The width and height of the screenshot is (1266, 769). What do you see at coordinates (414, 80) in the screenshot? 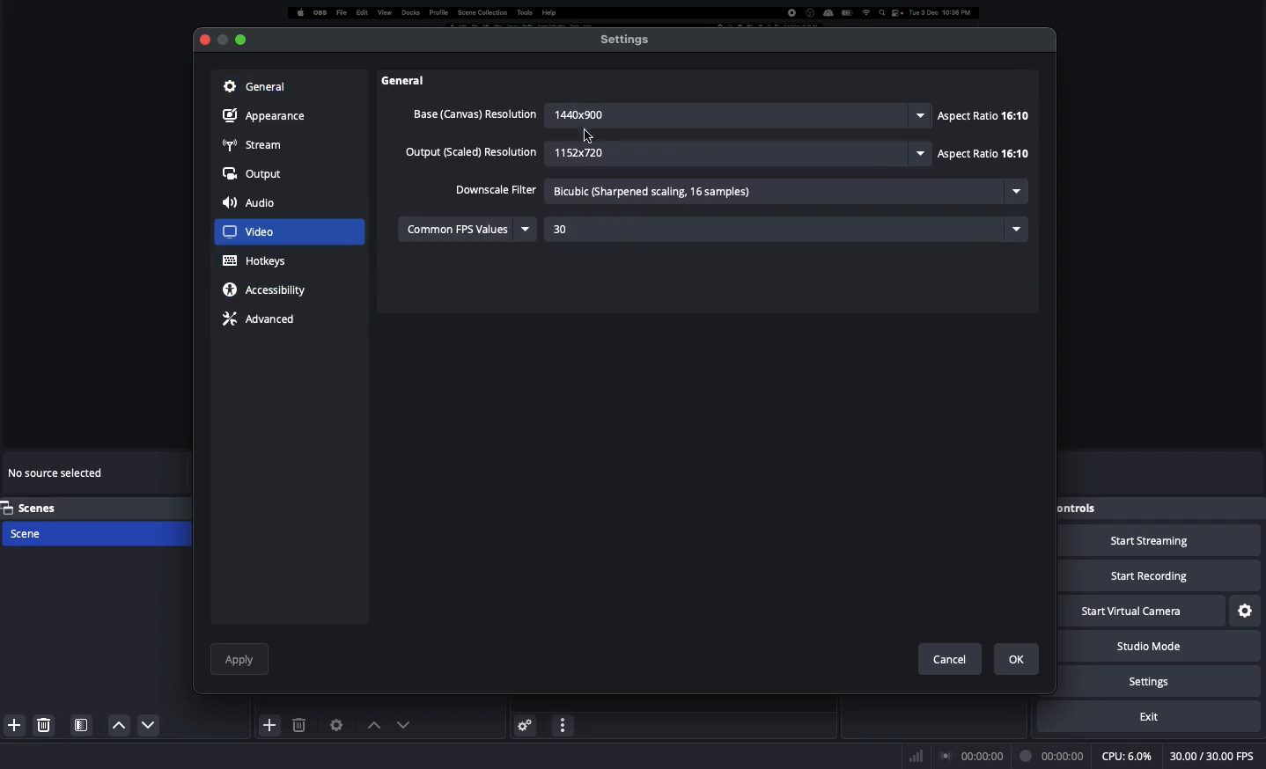
I see `` at bounding box center [414, 80].